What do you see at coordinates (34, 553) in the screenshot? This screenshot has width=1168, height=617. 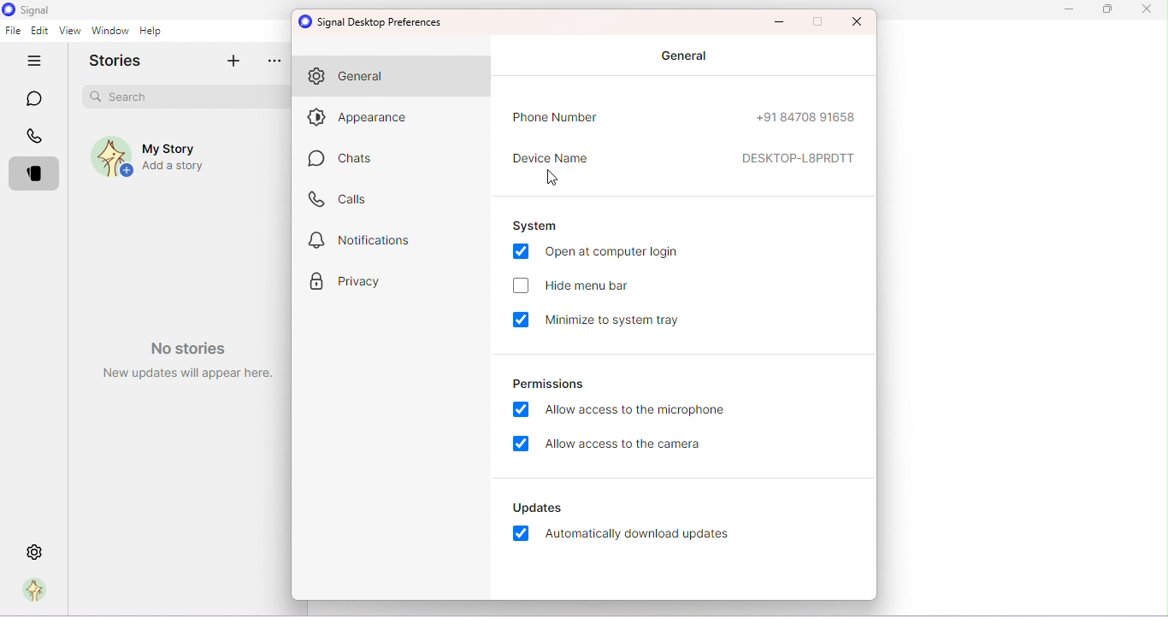 I see `Settings` at bounding box center [34, 553].